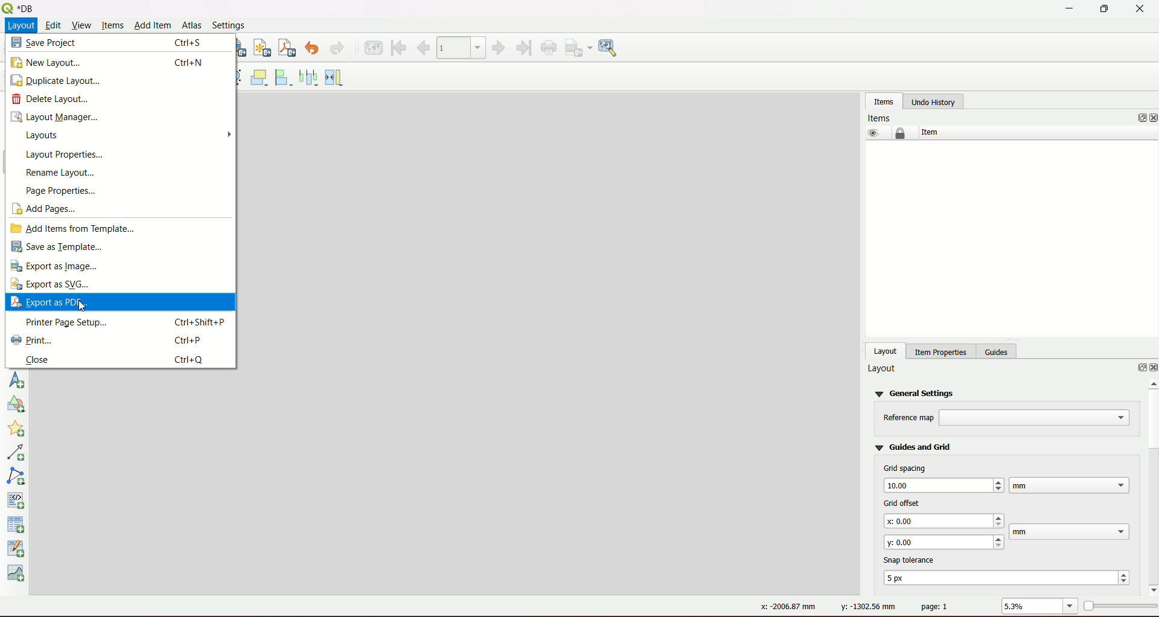  I want to click on new layout, so click(45, 62).